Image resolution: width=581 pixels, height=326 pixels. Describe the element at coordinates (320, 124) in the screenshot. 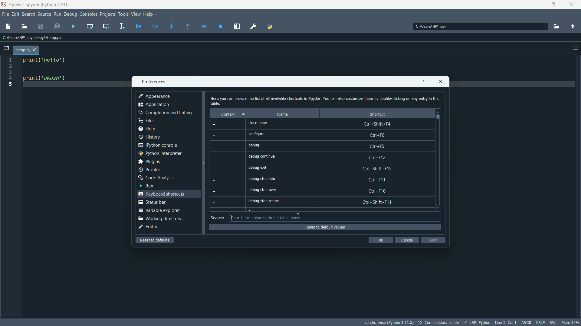

I see `-, close pane, ctrl+shift+f4` at that location.